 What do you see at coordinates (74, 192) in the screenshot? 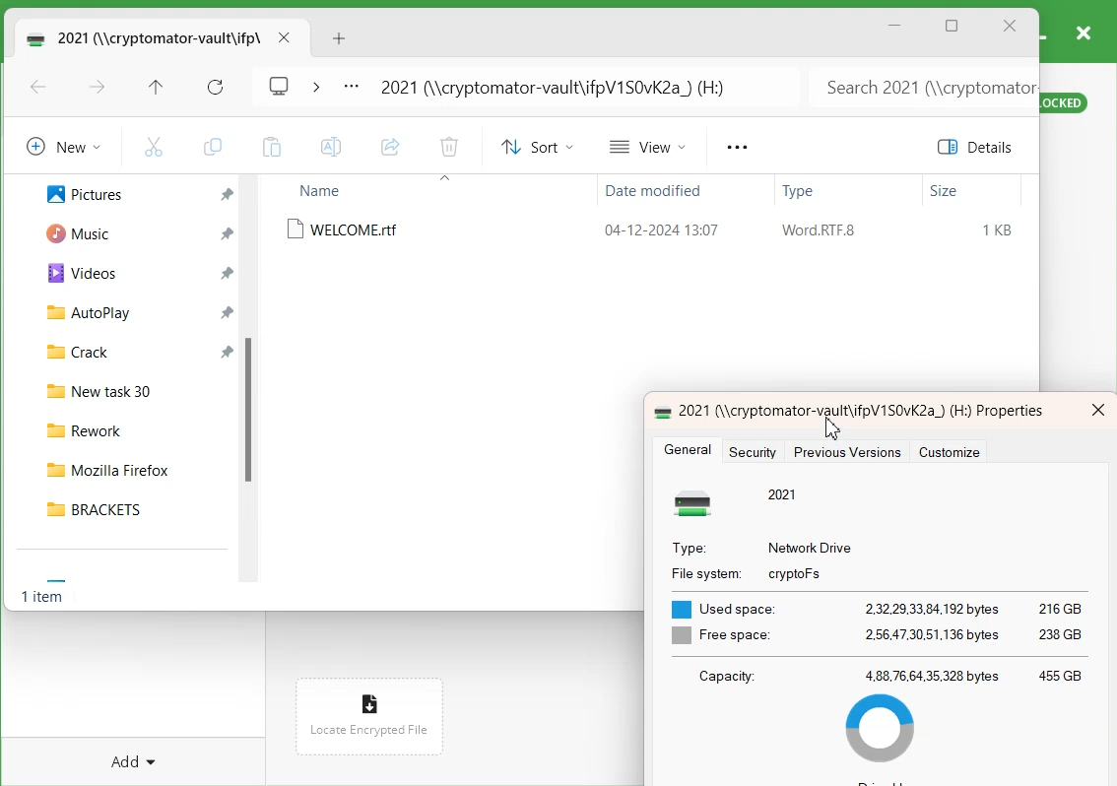
I see `Pictures` at bounding box center [74, 192].